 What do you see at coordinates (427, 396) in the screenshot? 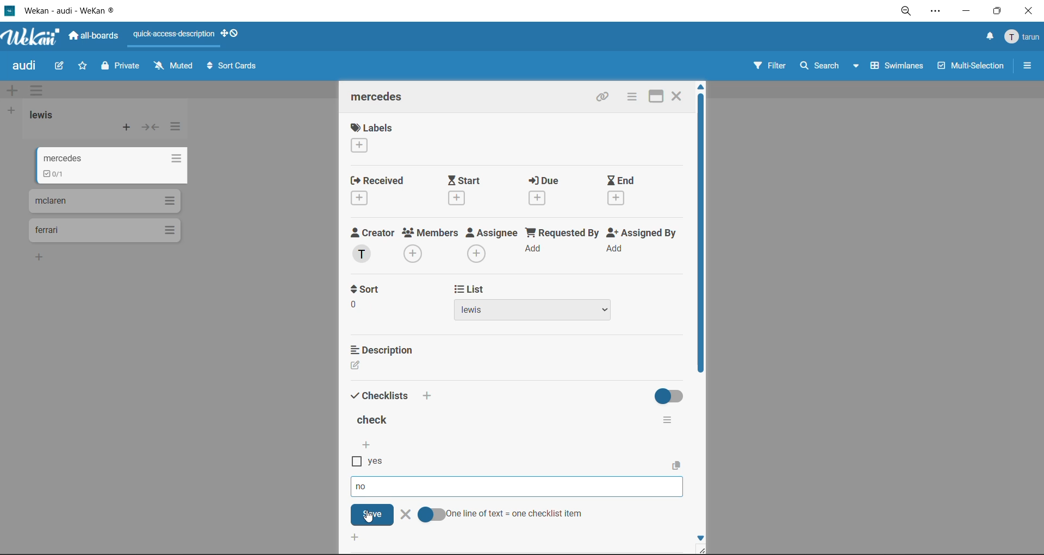
I see `add` at bounding box center [427, 396].